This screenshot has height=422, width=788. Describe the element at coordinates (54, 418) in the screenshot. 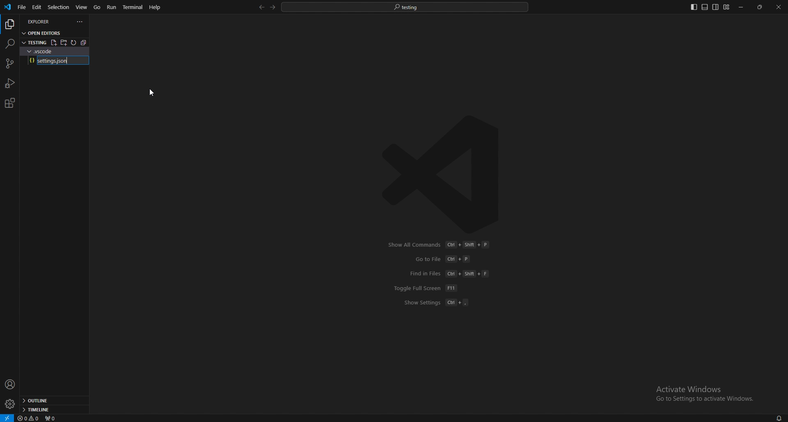

I see `ports forwarded` at that location.